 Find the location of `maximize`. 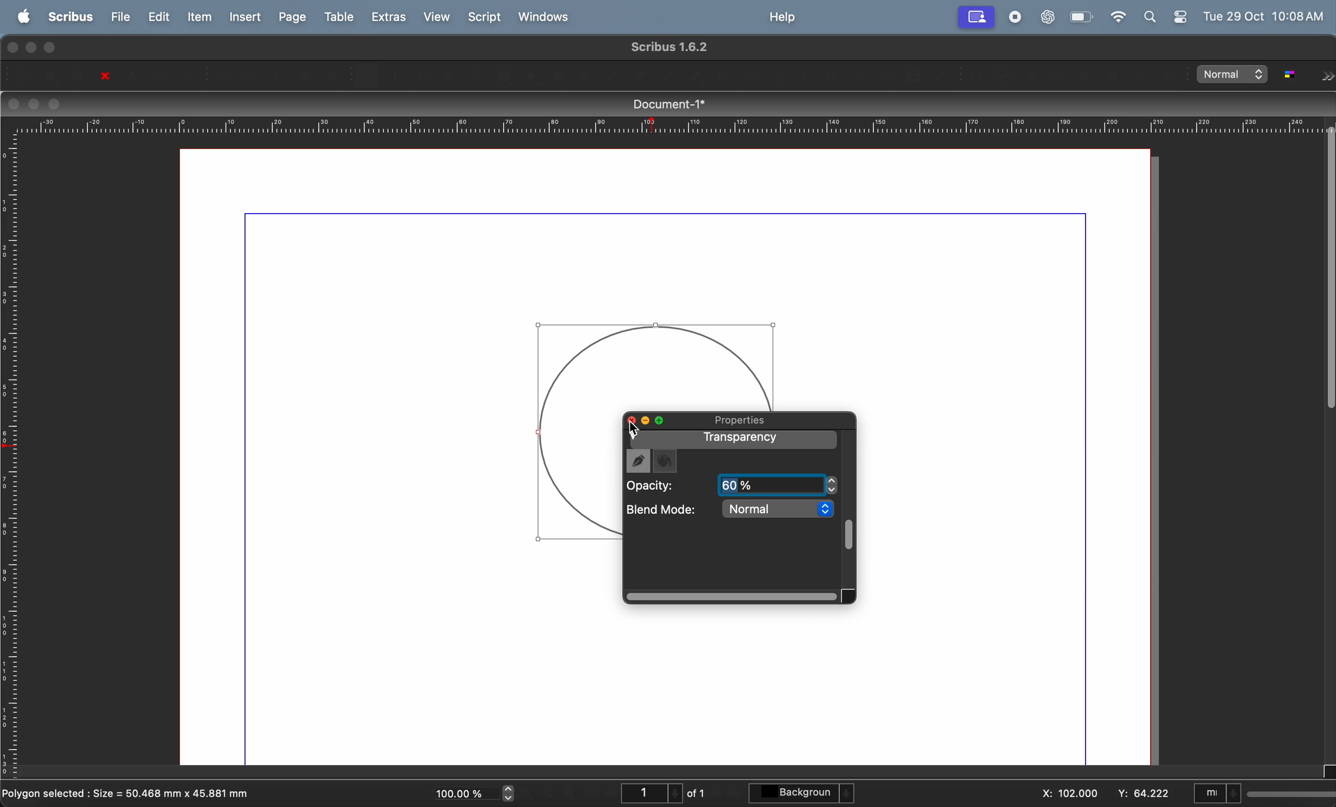

maximize is located at coordinates (628, 420).